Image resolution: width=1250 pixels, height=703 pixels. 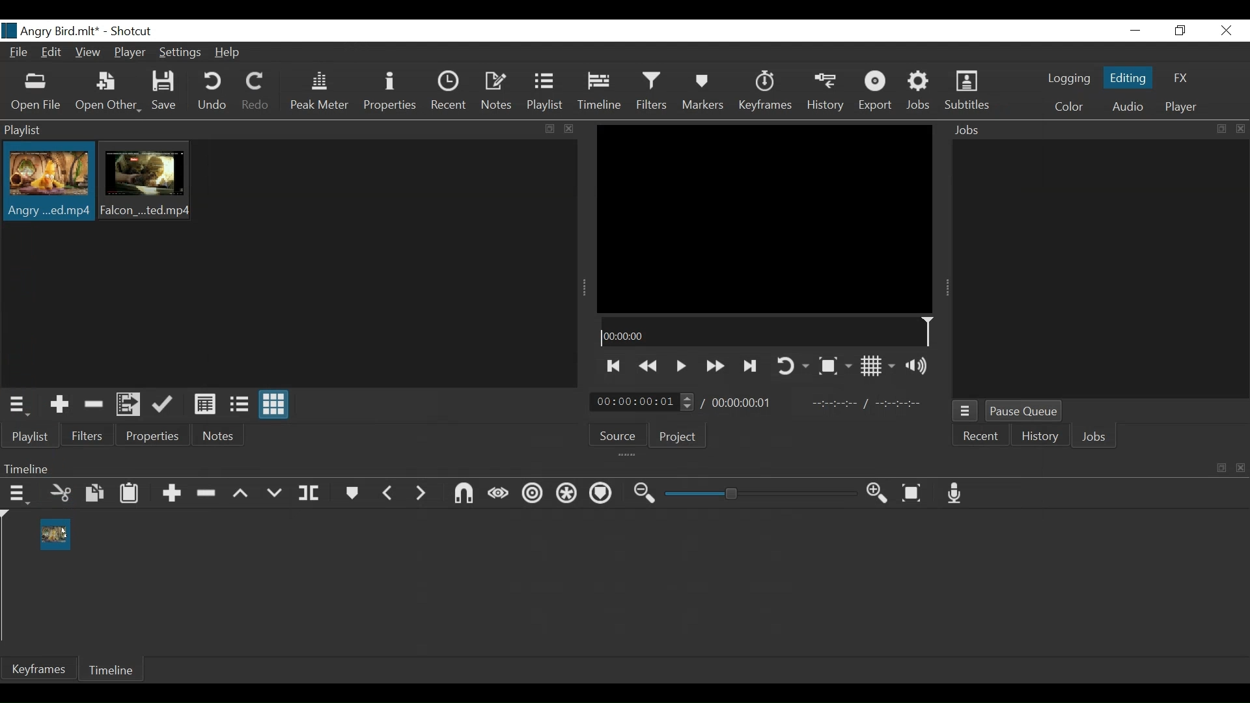 What do you see at coordinates (319, 91) in the screenshot?
I see `Peak Meter` at bounding box center [319, 91].